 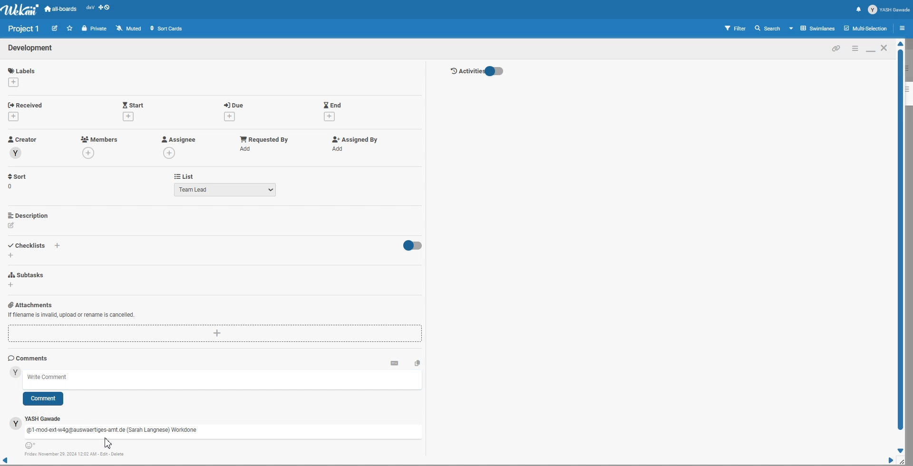 I want to click on Edit, so click(x=55, y=28).